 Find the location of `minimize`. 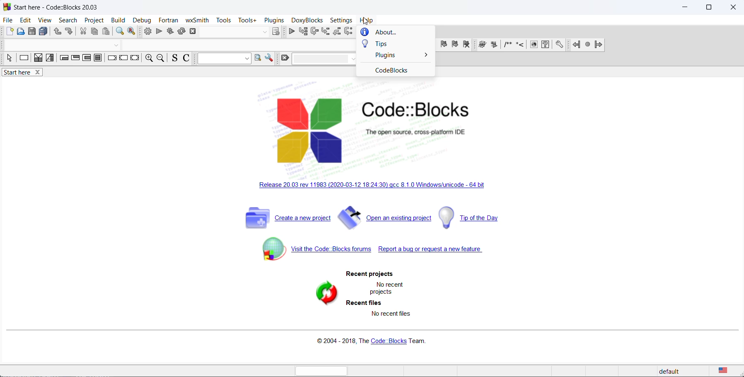

minimize is located at coordinates (686, 7).